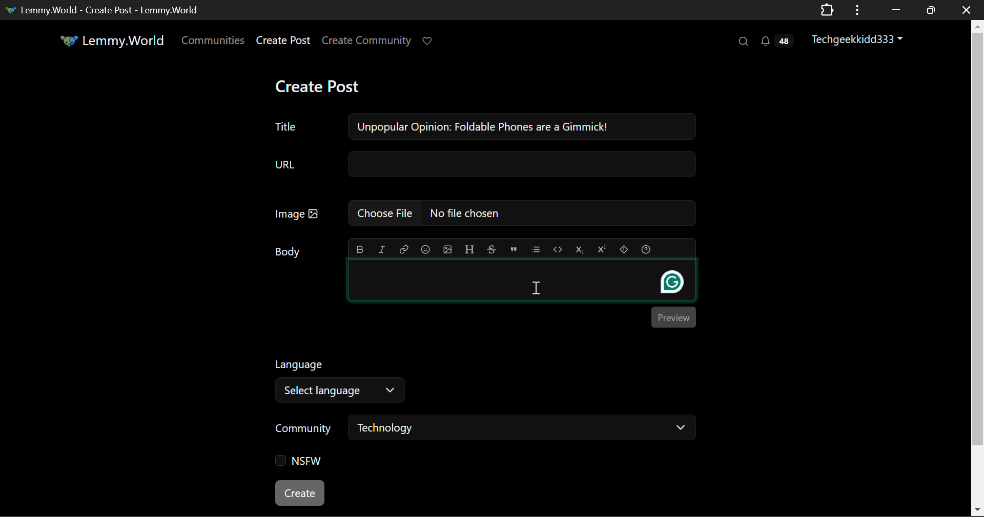 The height and width of the screenshot is (517, 984). What do you see at coordinates (894, 10) in the screenshot?
I see `Restore Down` at bounding box center [894, 10].